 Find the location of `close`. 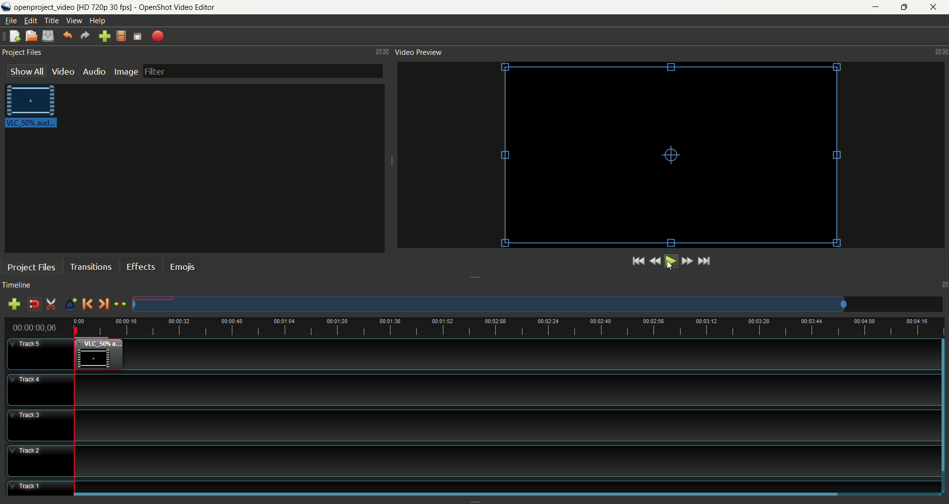

close is located at coordinates (936, 8).